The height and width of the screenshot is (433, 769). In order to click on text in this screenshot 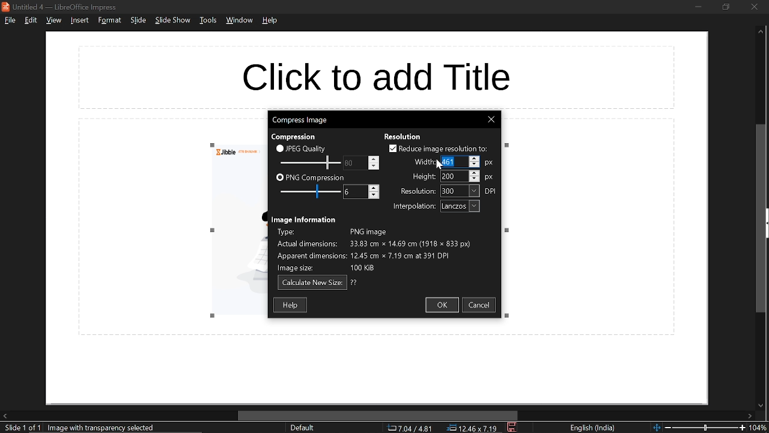, I will do `click(297, 136)`.